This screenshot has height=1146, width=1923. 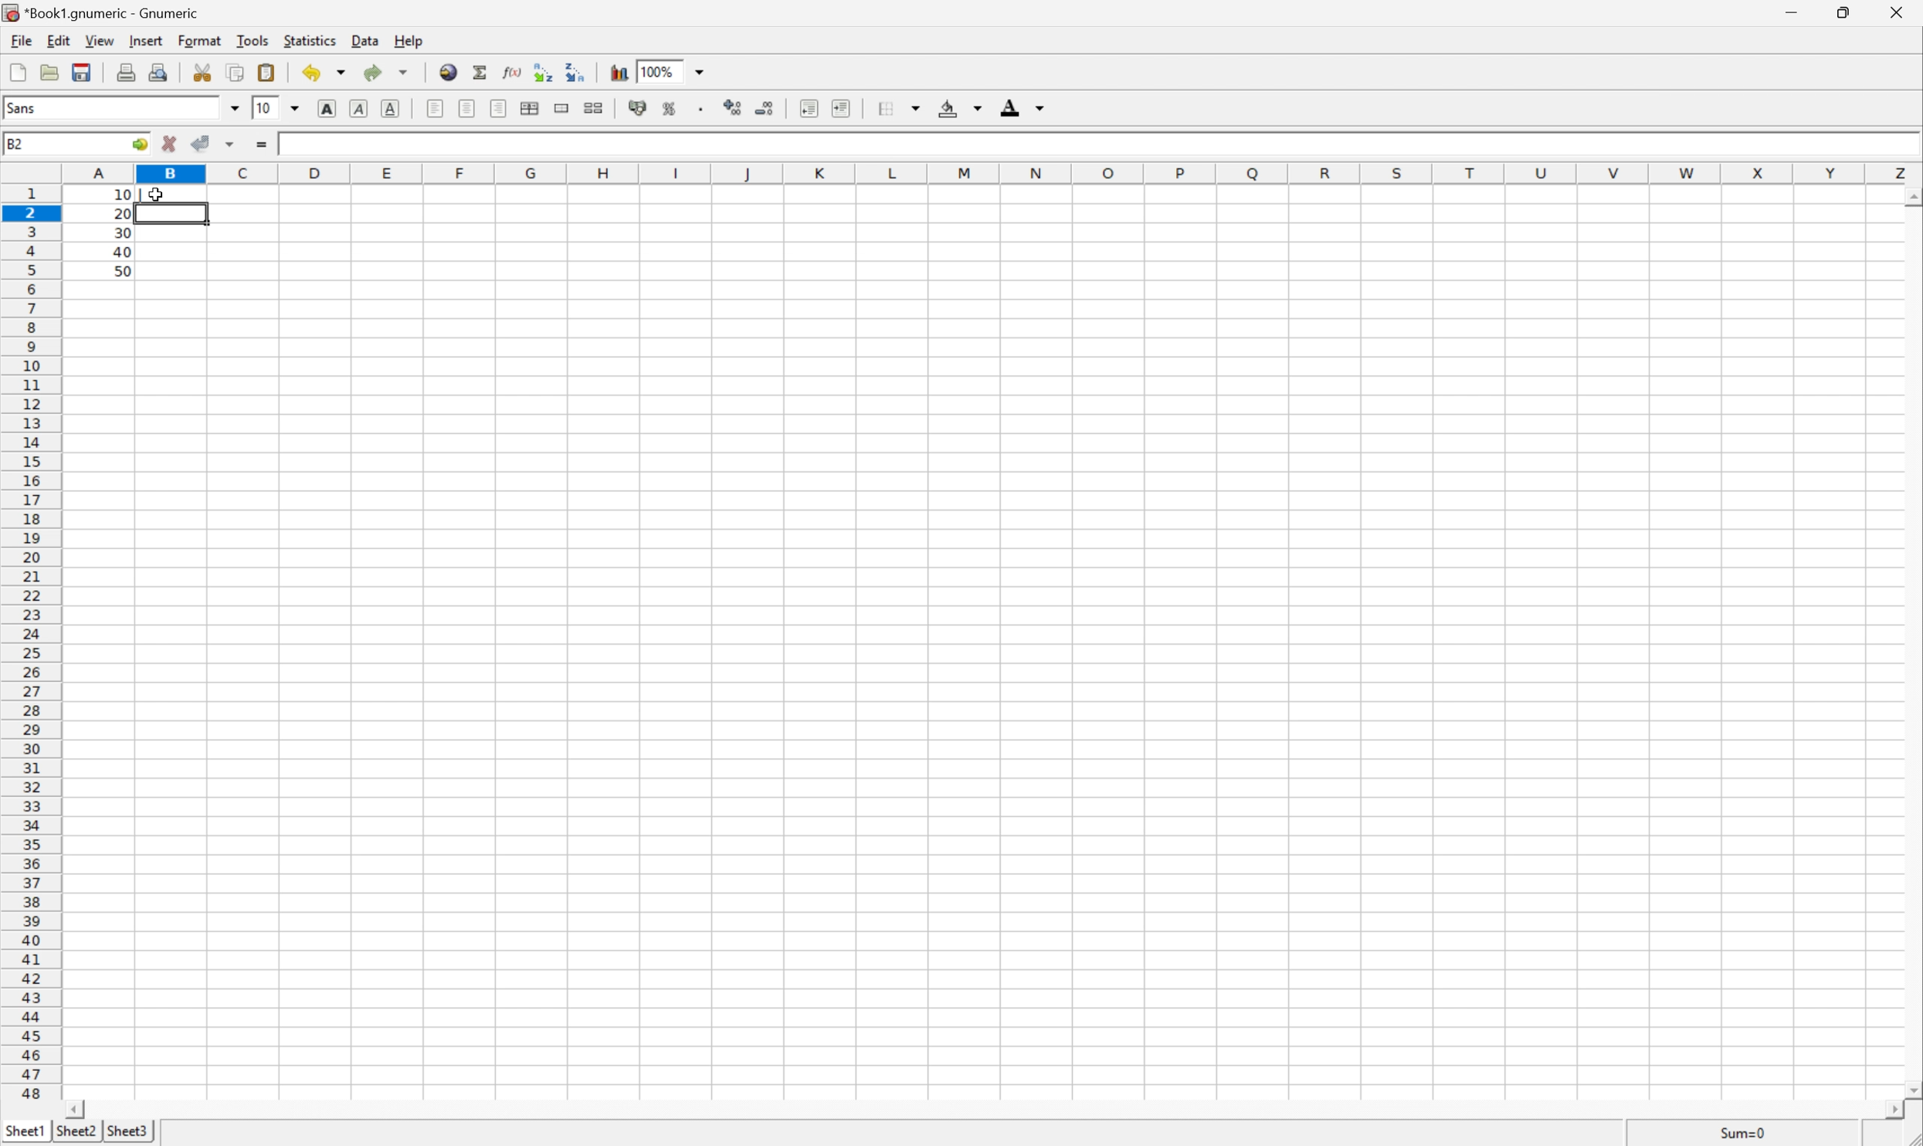 I want to click on Sum in current cell, so click(x=482, y=71).